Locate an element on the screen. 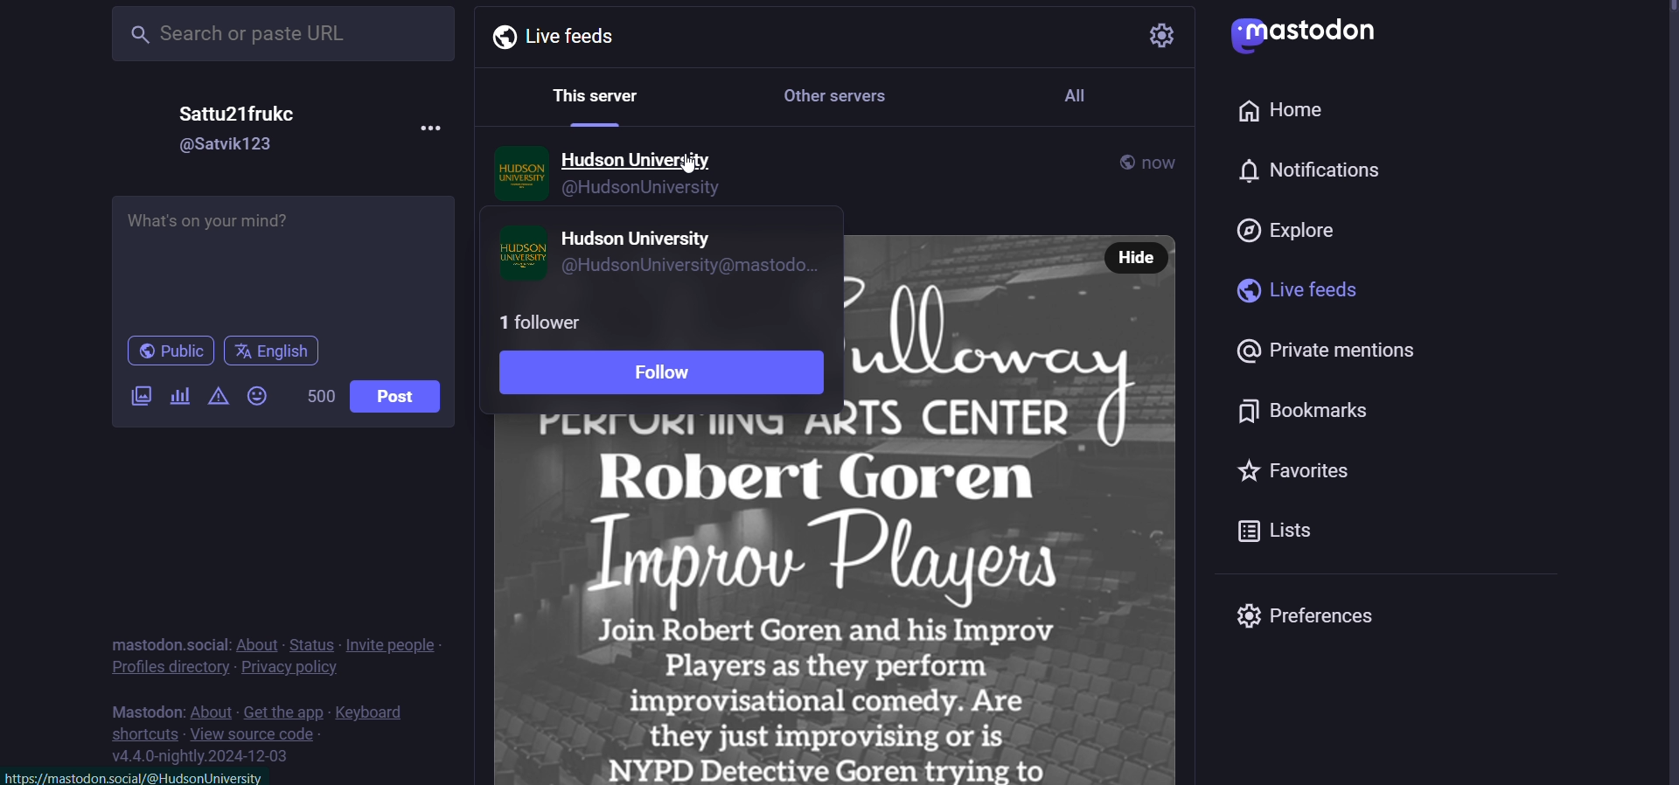  view source code is located at coordinates (254, 735).